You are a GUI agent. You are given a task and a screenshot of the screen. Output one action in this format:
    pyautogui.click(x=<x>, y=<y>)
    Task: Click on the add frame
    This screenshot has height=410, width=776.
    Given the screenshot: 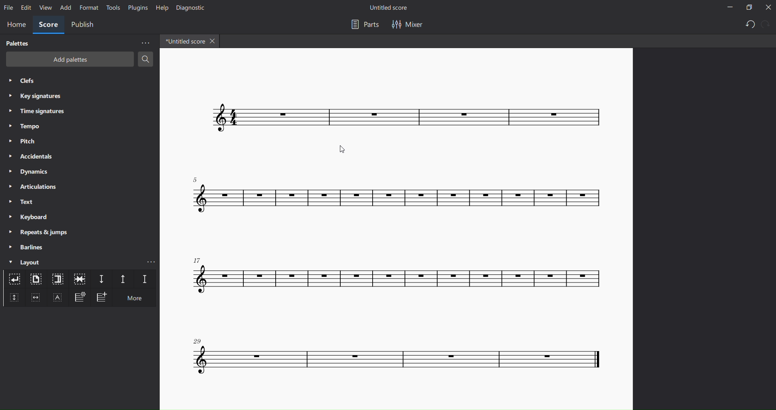 What is the action you would take?
    pyautogui.click(x=103, y=298)
    